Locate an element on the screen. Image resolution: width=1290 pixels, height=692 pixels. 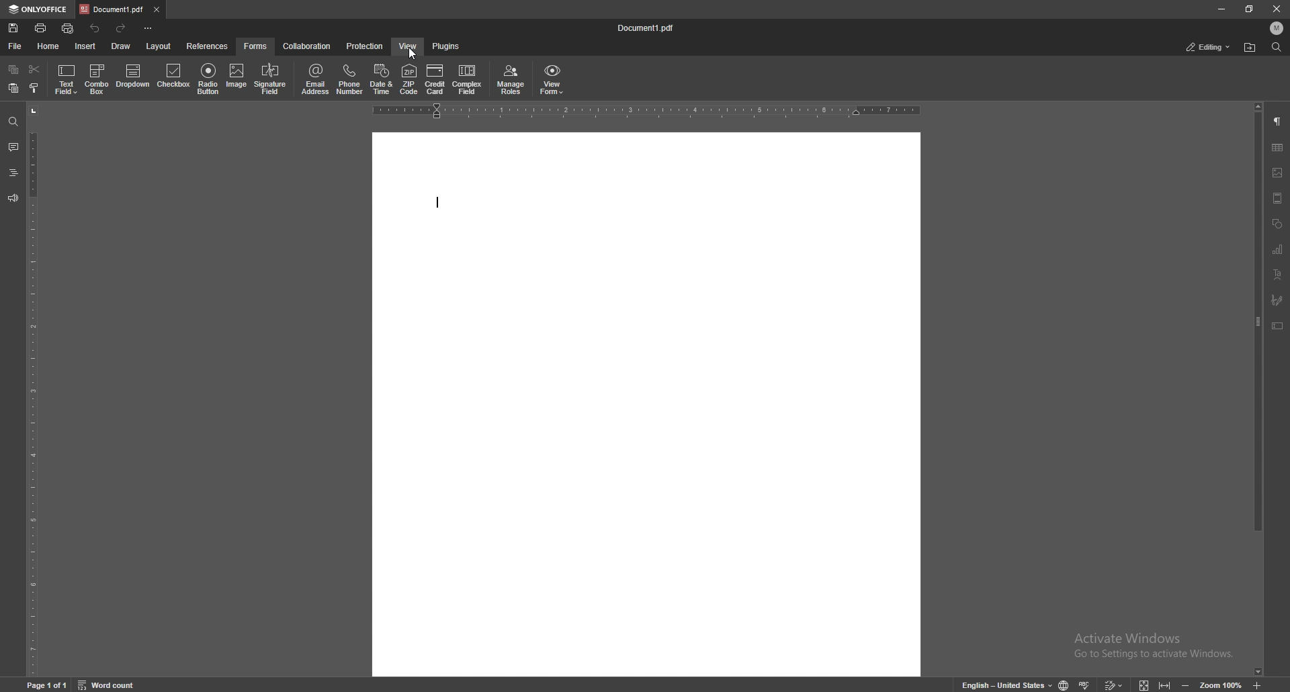
zoom is located at coordinates (1221, 685).